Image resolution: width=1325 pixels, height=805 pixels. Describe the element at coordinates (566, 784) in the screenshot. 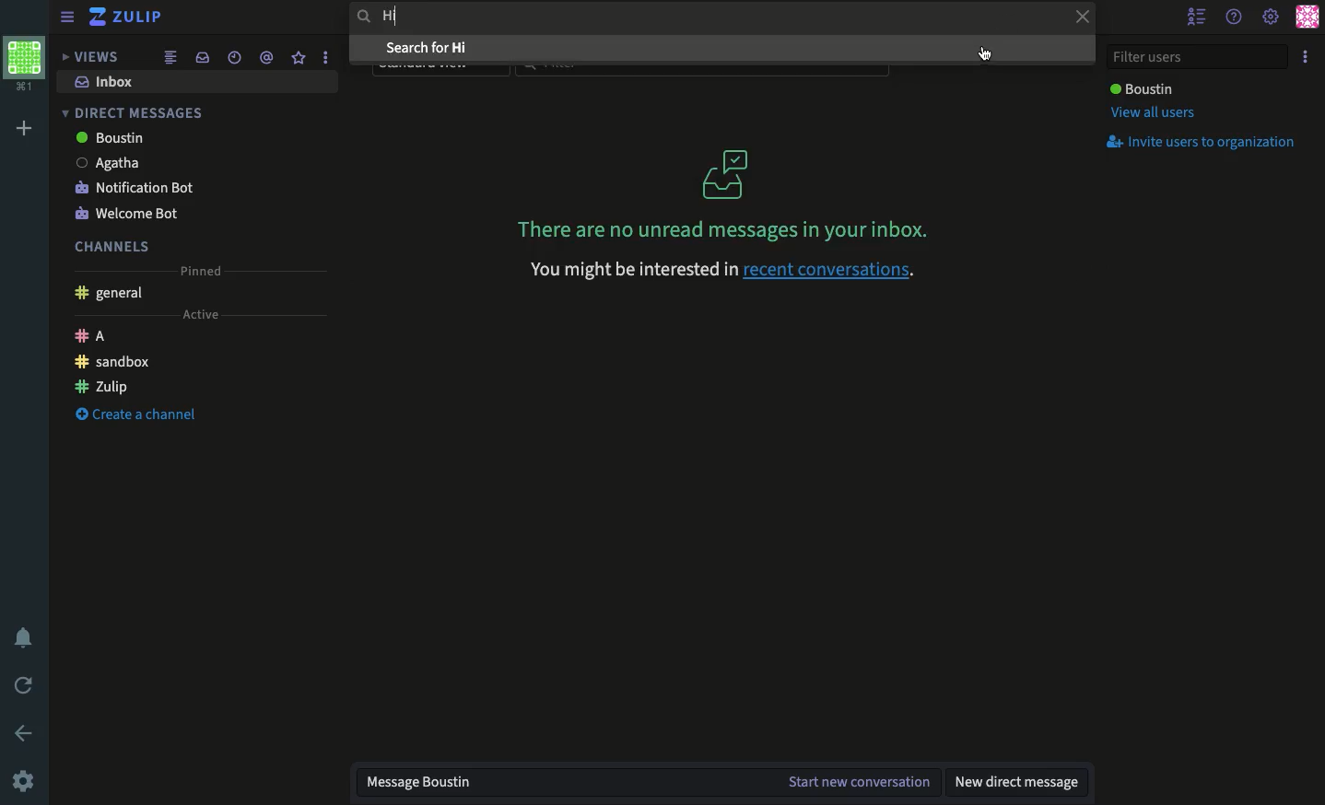

I see `Message` at that location.